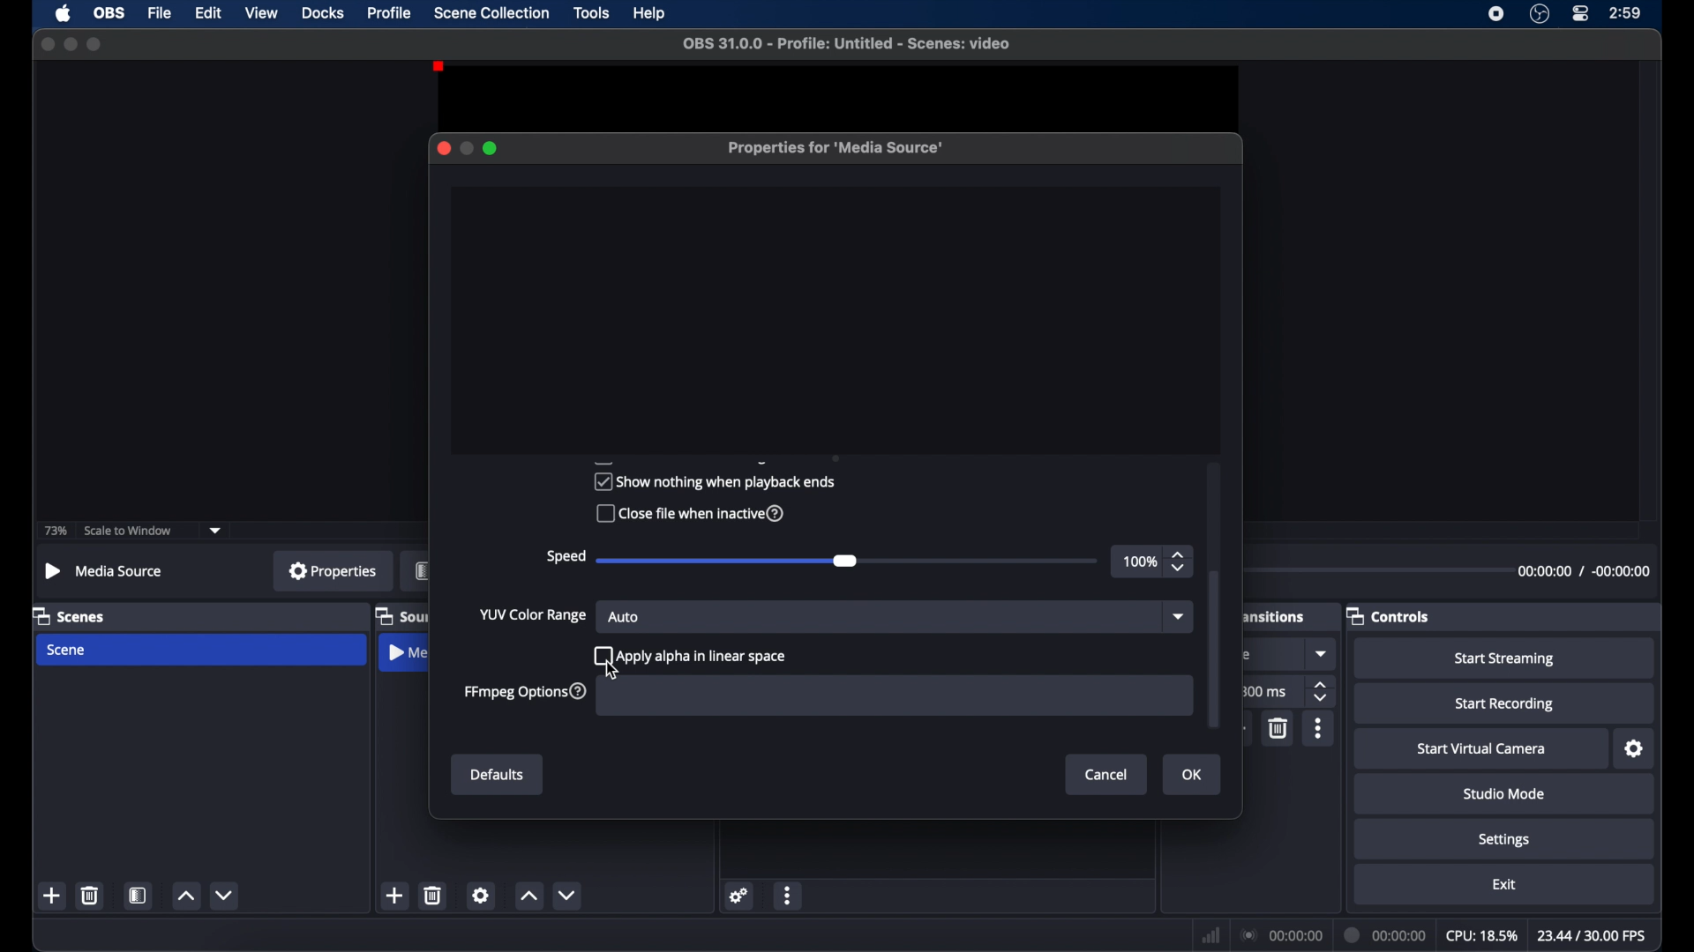 This screenshot has width=1694, height=952. I want to click on properties, so click(333, 570).